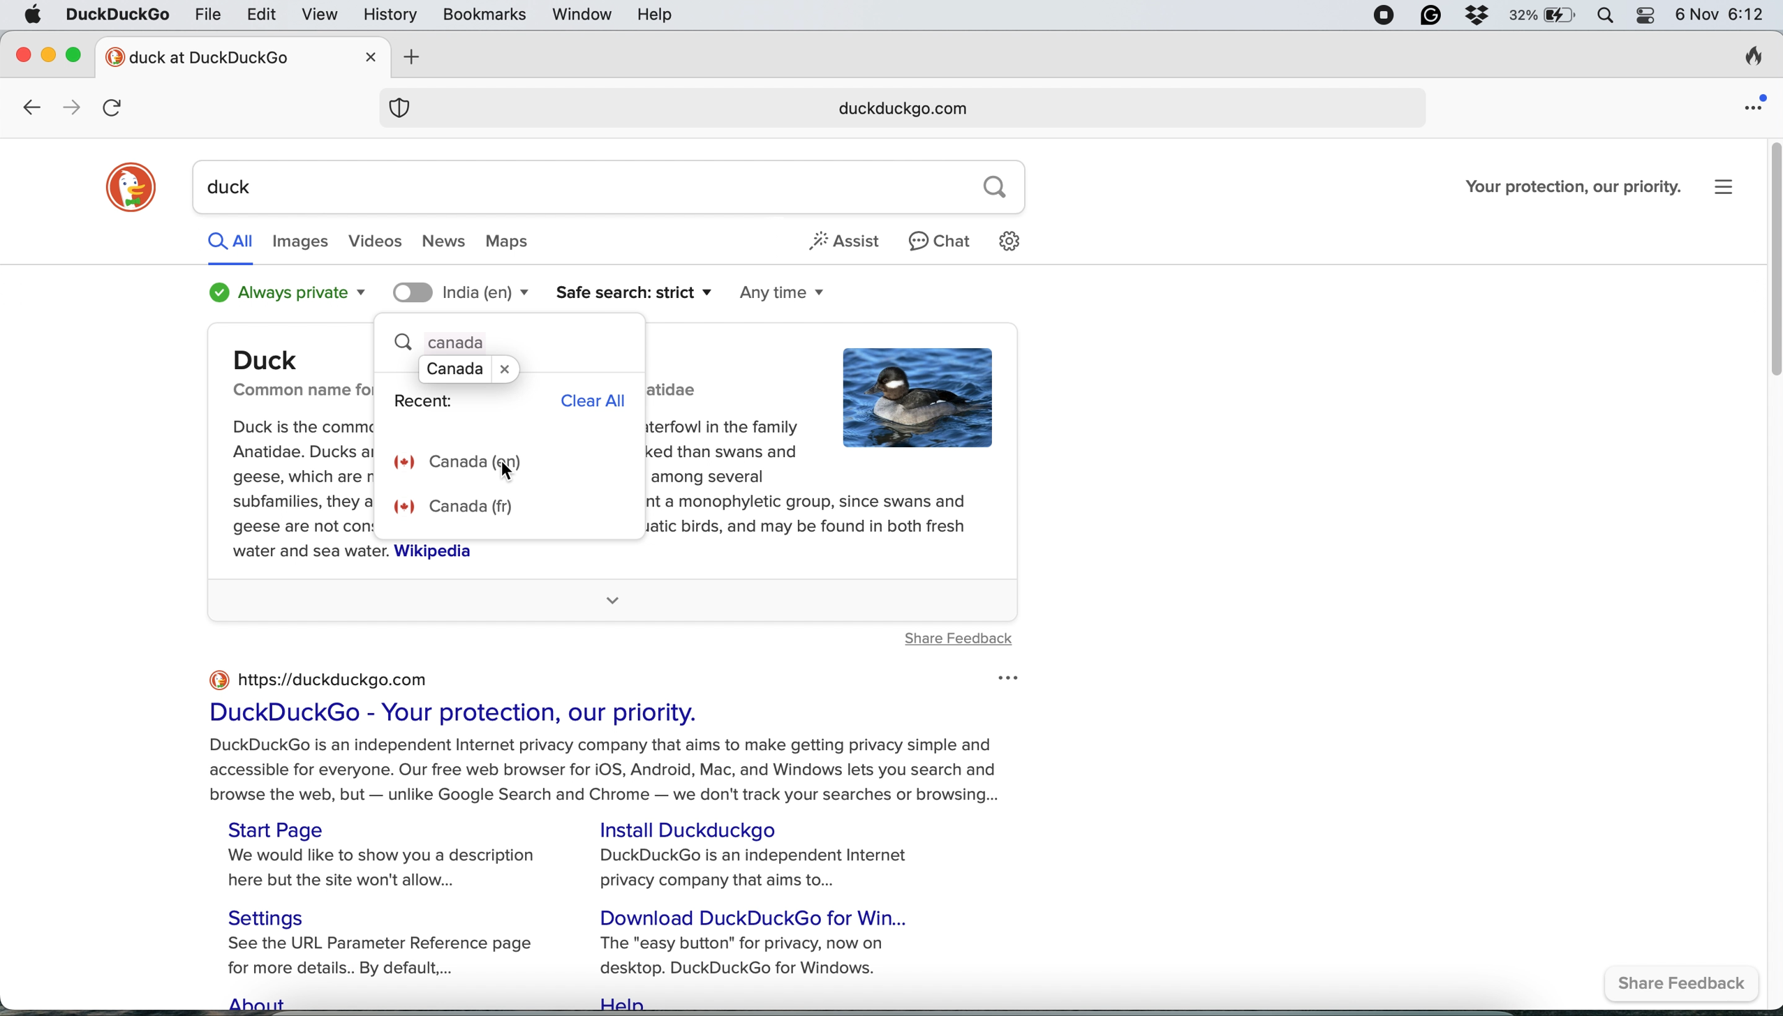 Image resolution: width=1783 pixels, height=1016 pixels. What do you see at coordinates (117, 16) in the screenshot?
I see `duckduckgo` at bounding box center [117, 16].